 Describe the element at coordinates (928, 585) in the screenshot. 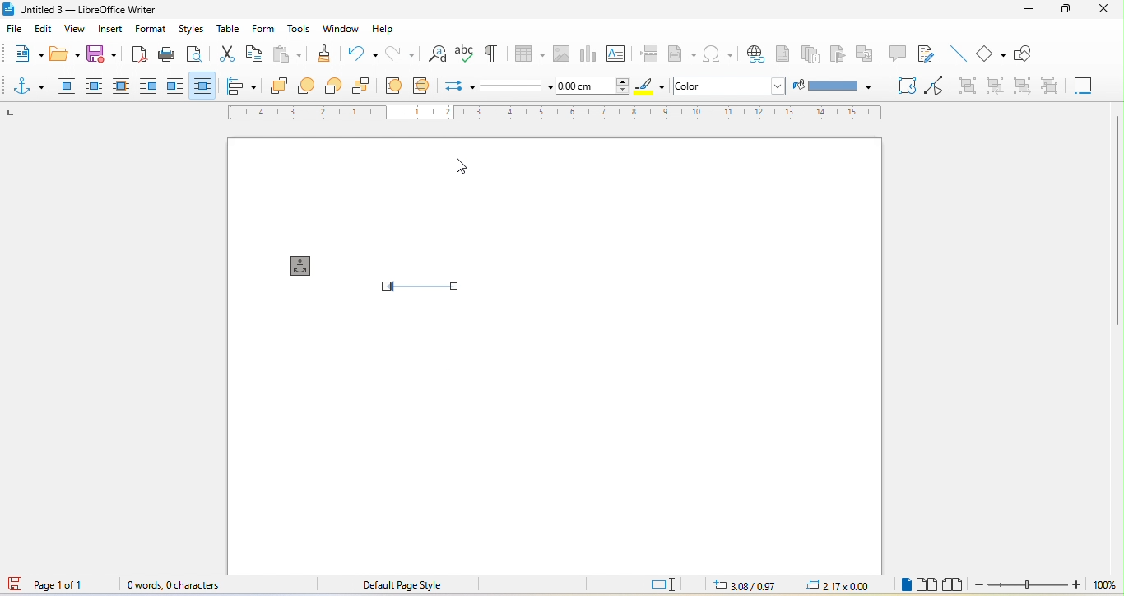

I see `multiple page view` at that location.